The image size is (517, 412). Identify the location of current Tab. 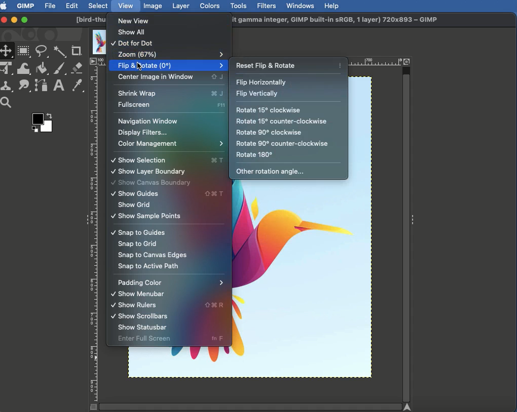
(97, 41).